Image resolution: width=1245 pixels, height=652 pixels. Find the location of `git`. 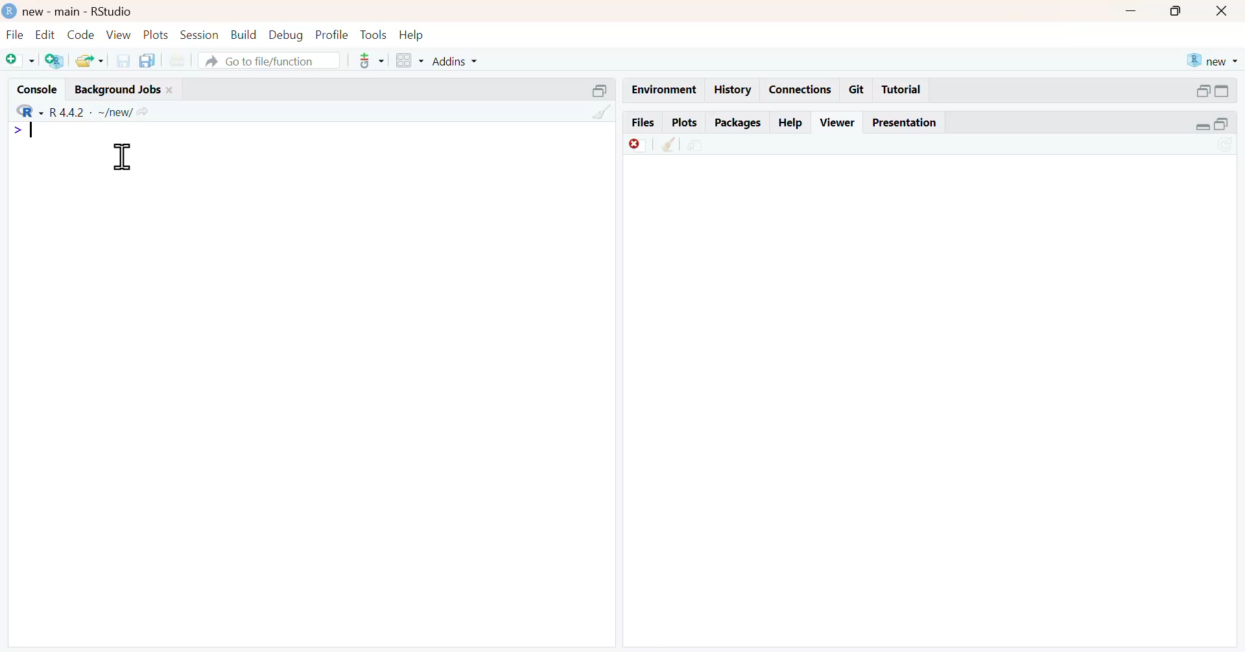

git is located at coordinates (857, 90).